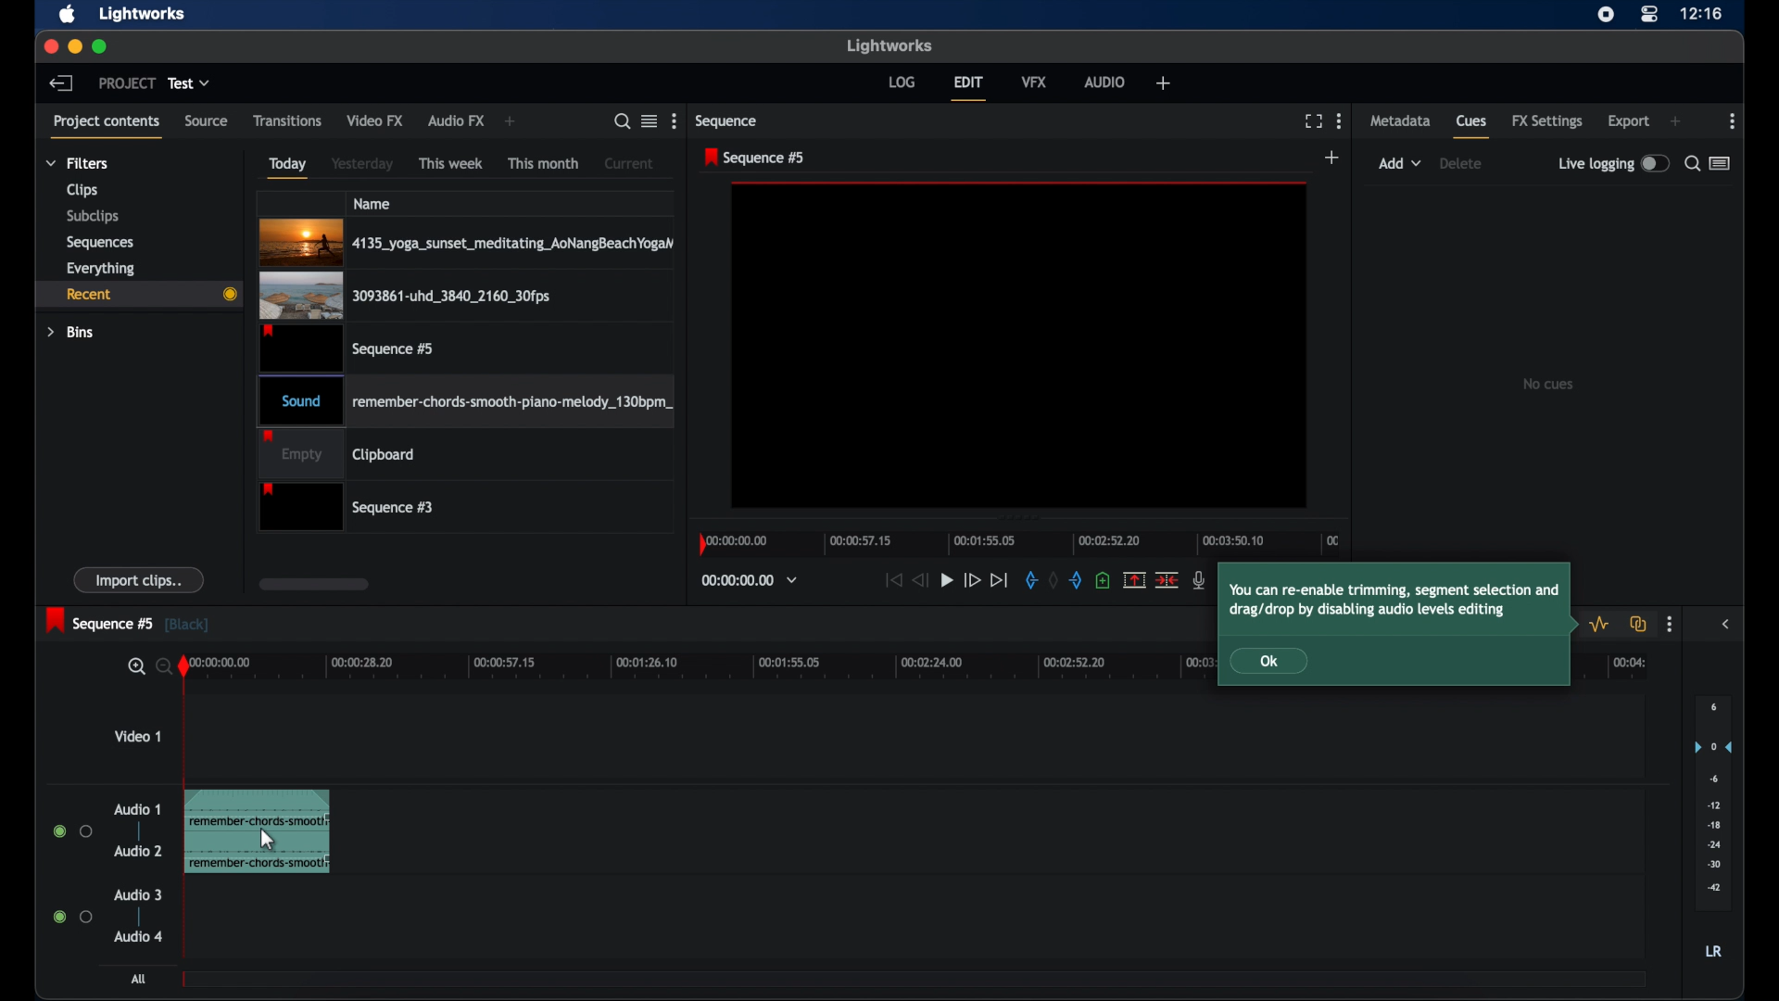  Describe the element at coordinates (1164, 83) in the screenshot. I see `welfare` at that location.